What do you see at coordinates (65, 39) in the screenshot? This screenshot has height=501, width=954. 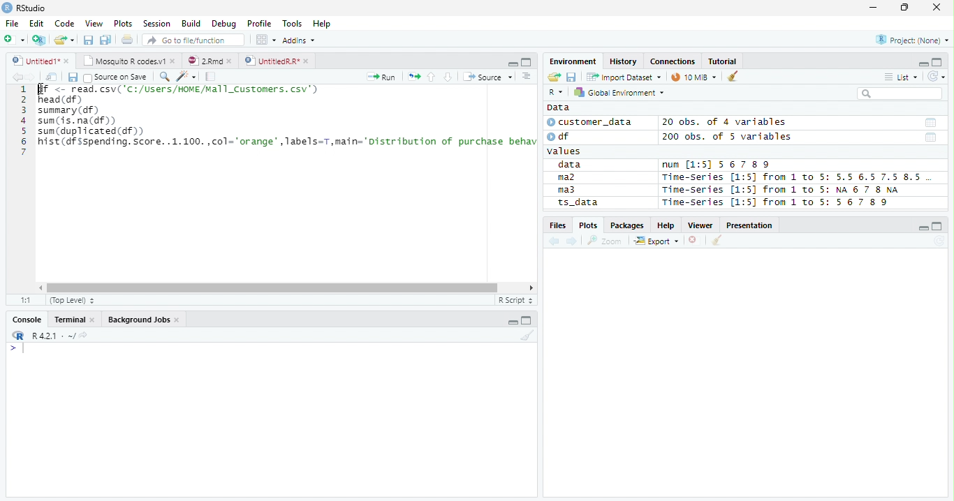 I see `Open Folder` at bounding box center [65, 39].